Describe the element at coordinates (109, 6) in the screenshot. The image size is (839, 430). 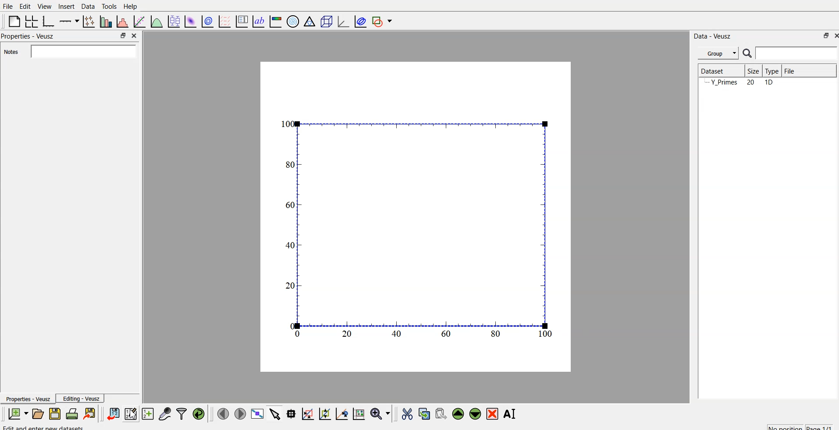
I see `Tools` at that location.